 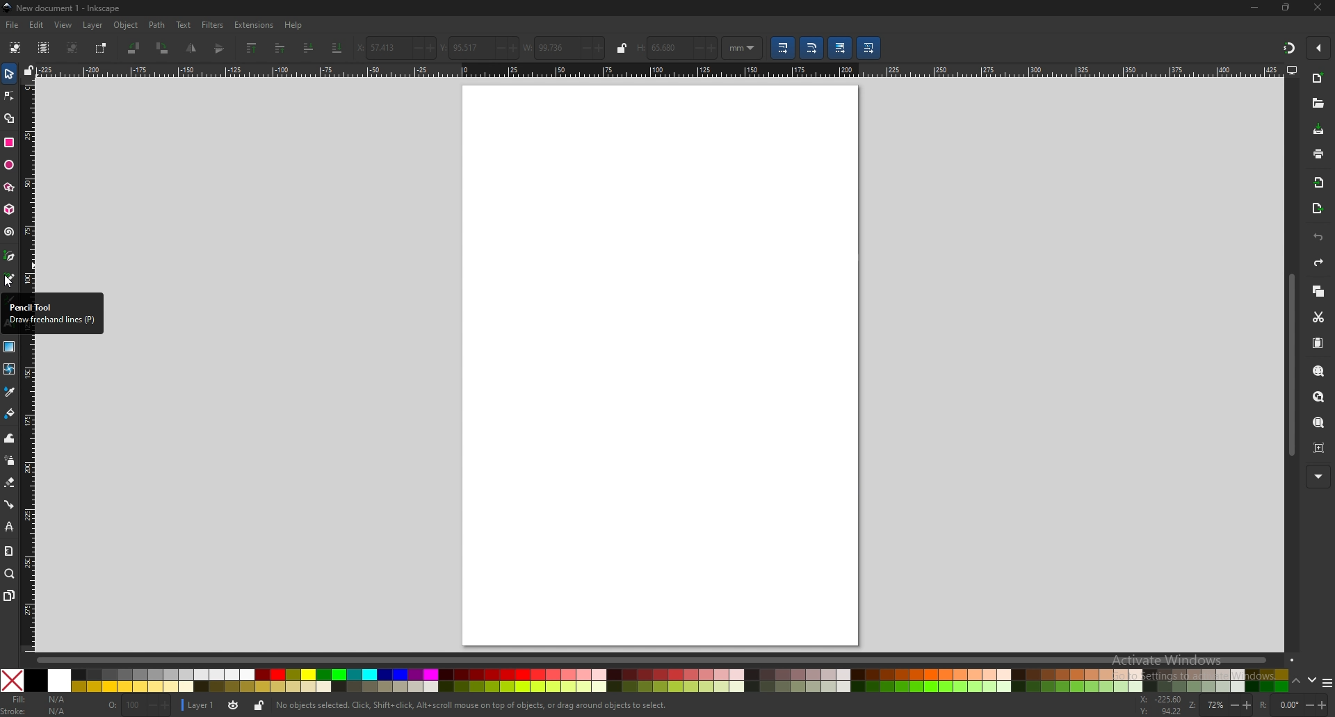 I want to click on enable snapping, so click(x=1317, y=48).